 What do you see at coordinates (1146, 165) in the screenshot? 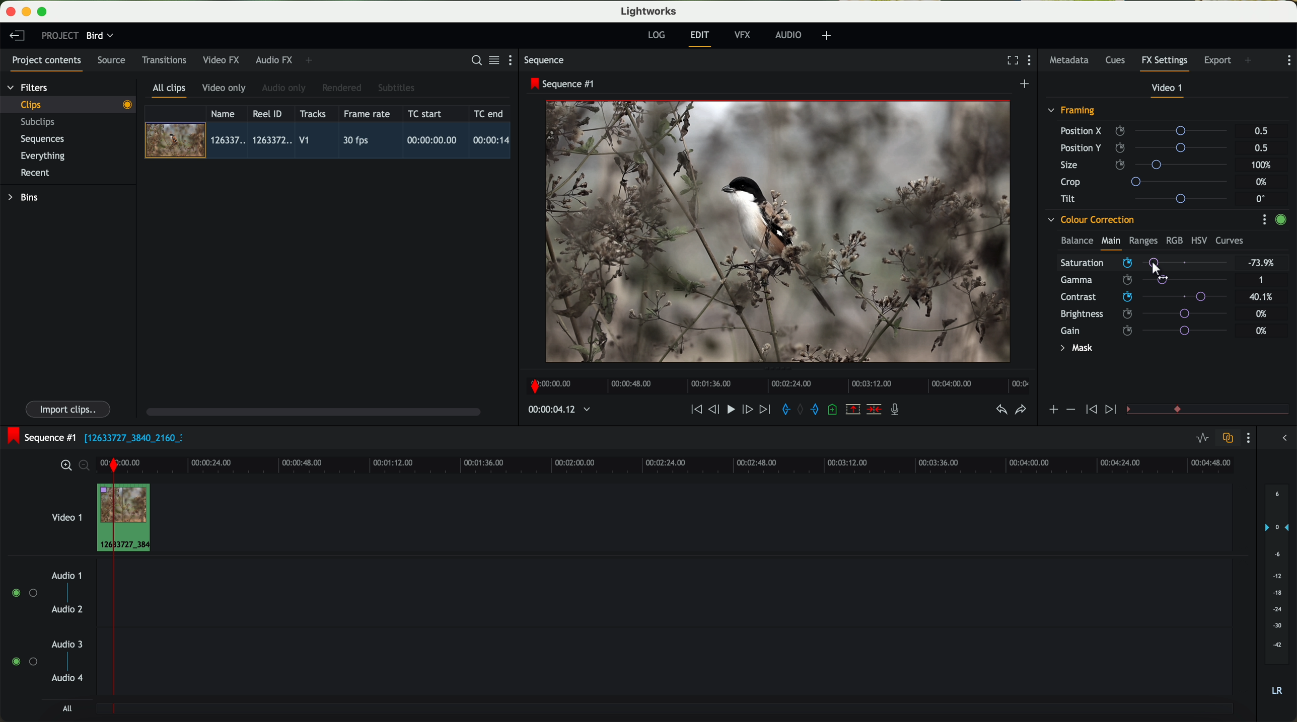
I see `size` at bounding box center [1146, 165].